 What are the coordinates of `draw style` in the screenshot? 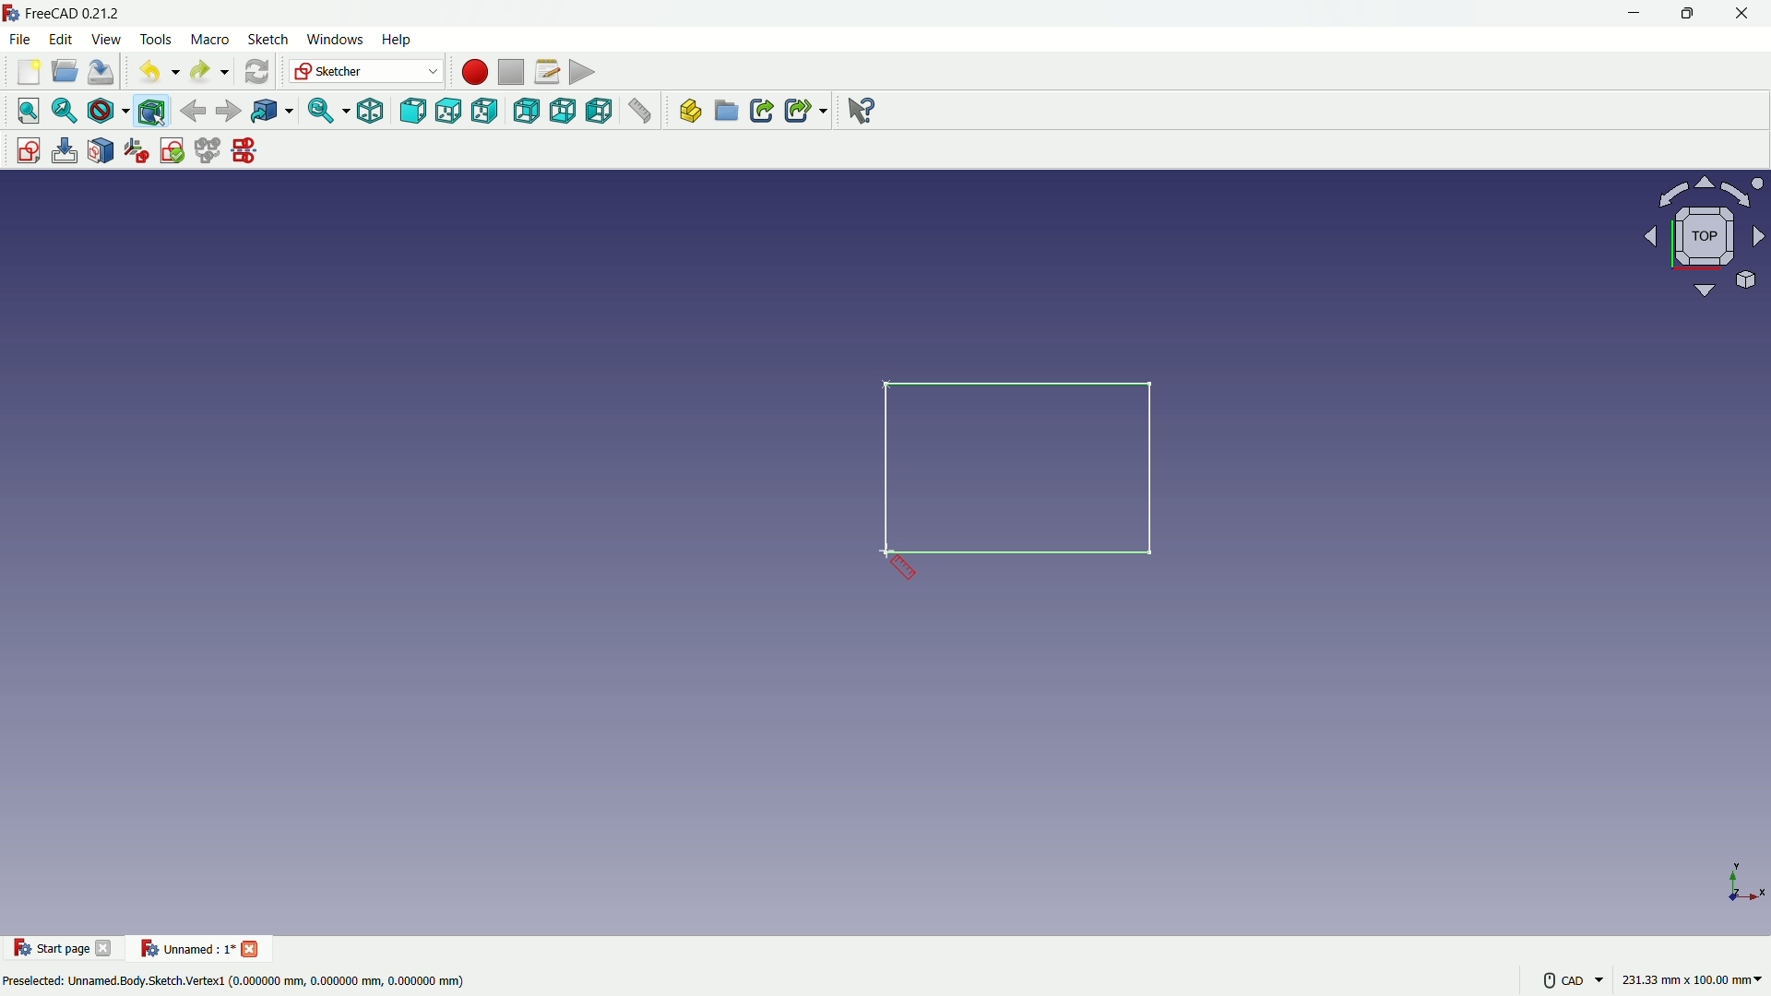 It's located at (108, 111).